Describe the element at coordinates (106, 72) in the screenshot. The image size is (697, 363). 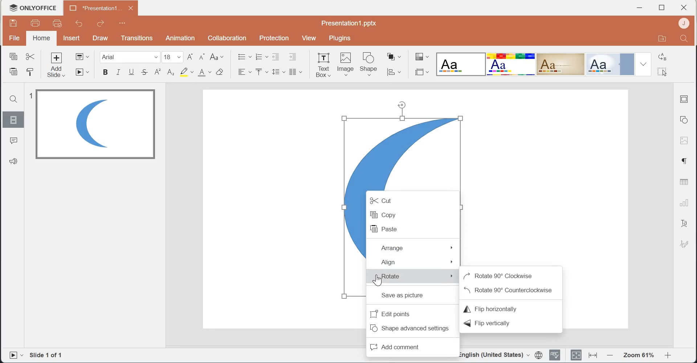
I see `Bold` at that location.